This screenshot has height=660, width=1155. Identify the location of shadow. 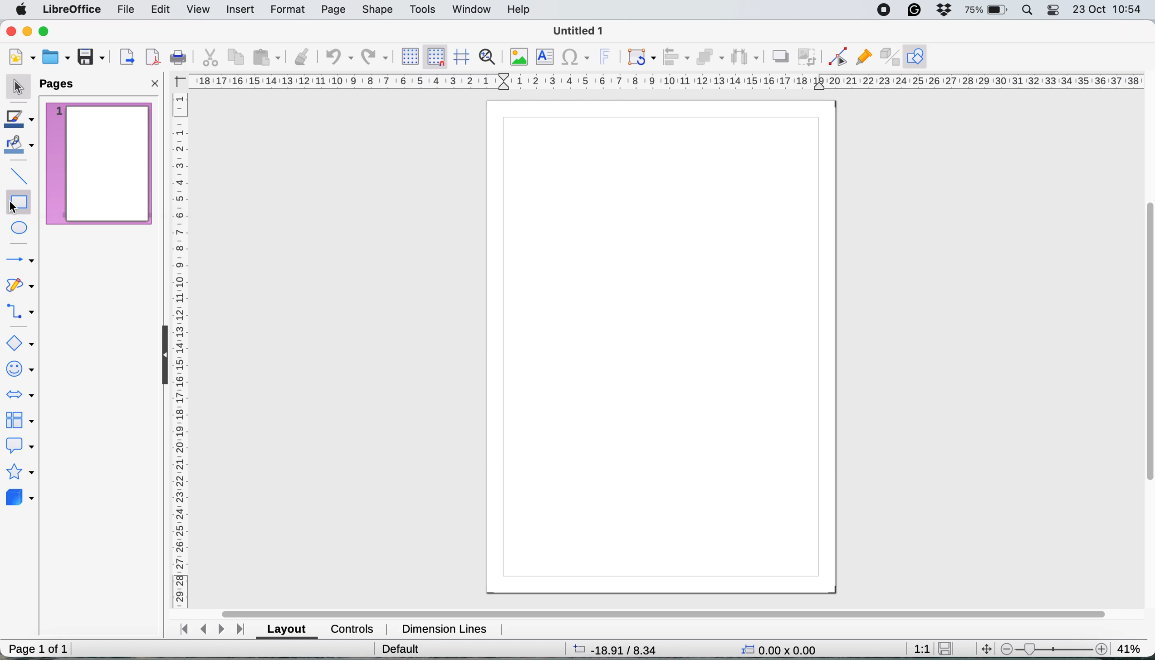
(781, 56).